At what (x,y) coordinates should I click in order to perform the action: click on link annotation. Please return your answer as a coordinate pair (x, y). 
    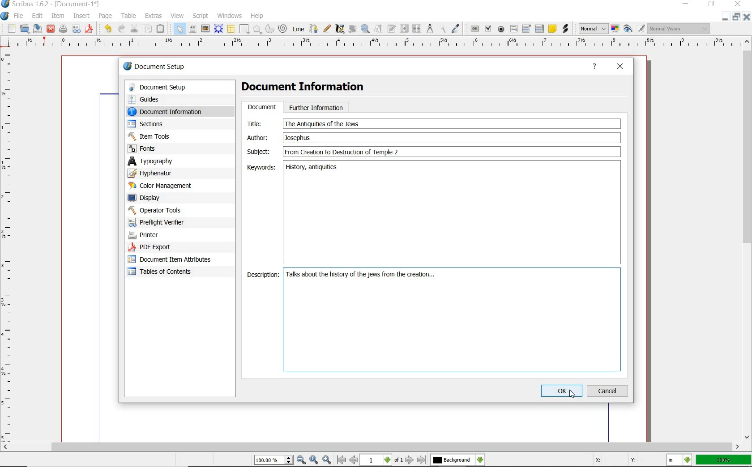
    Looking at the image, I should click on (565, 29).